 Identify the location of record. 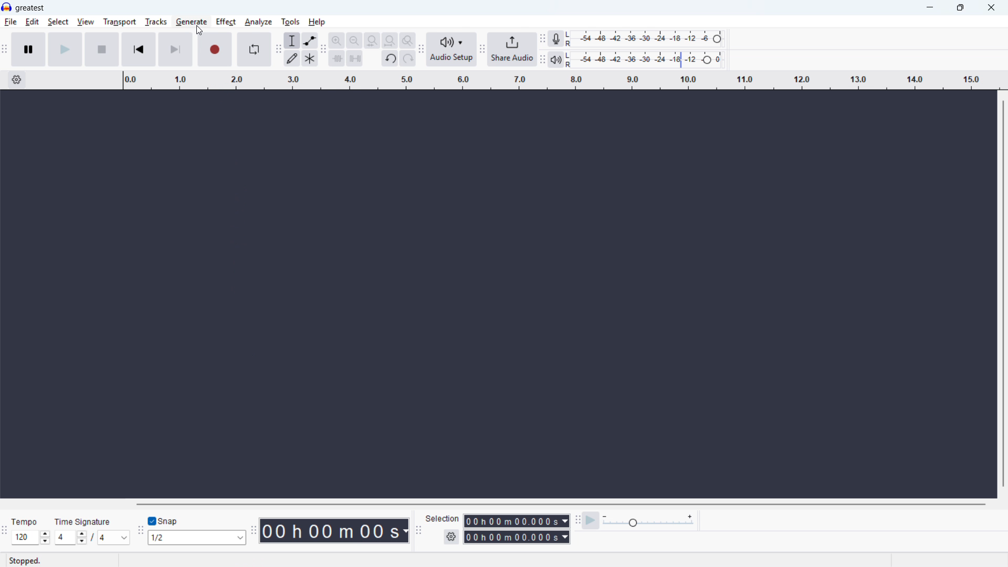
(215, 49).